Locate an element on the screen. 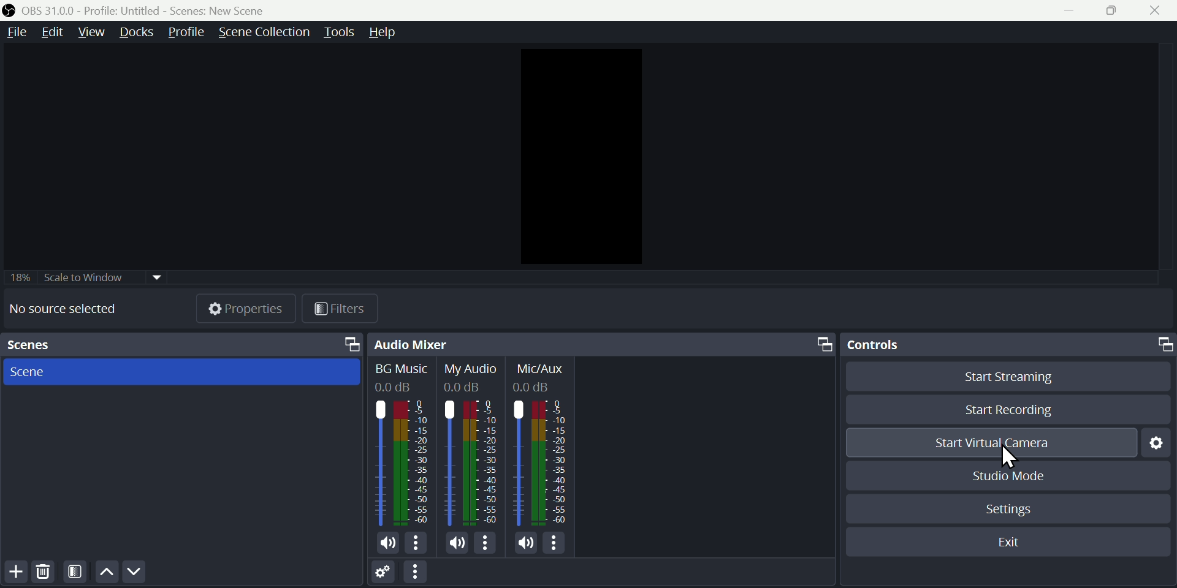 This screenshot has height=588, width=1177. Audiobar is located at coordinates (471, 458).